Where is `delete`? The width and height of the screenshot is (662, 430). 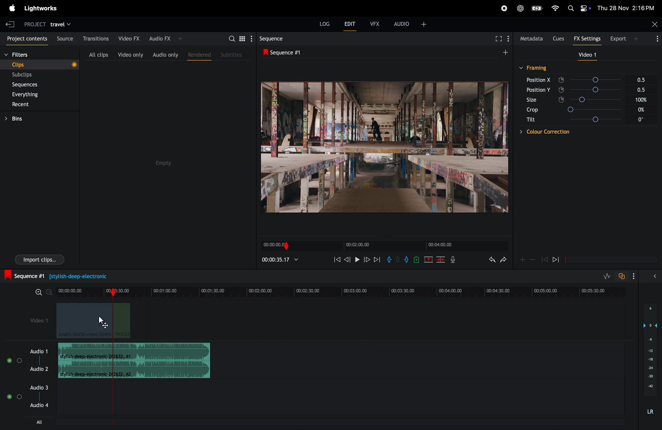 delete is located at coordinates (441, 260).